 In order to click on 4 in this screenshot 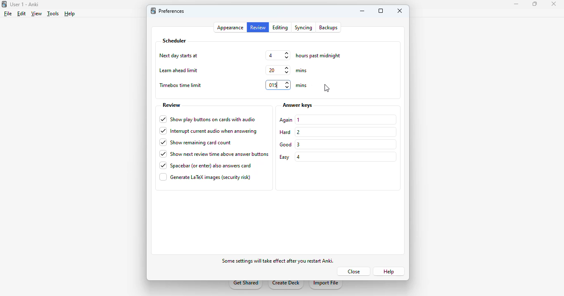, I will do `click(298, 157)`.